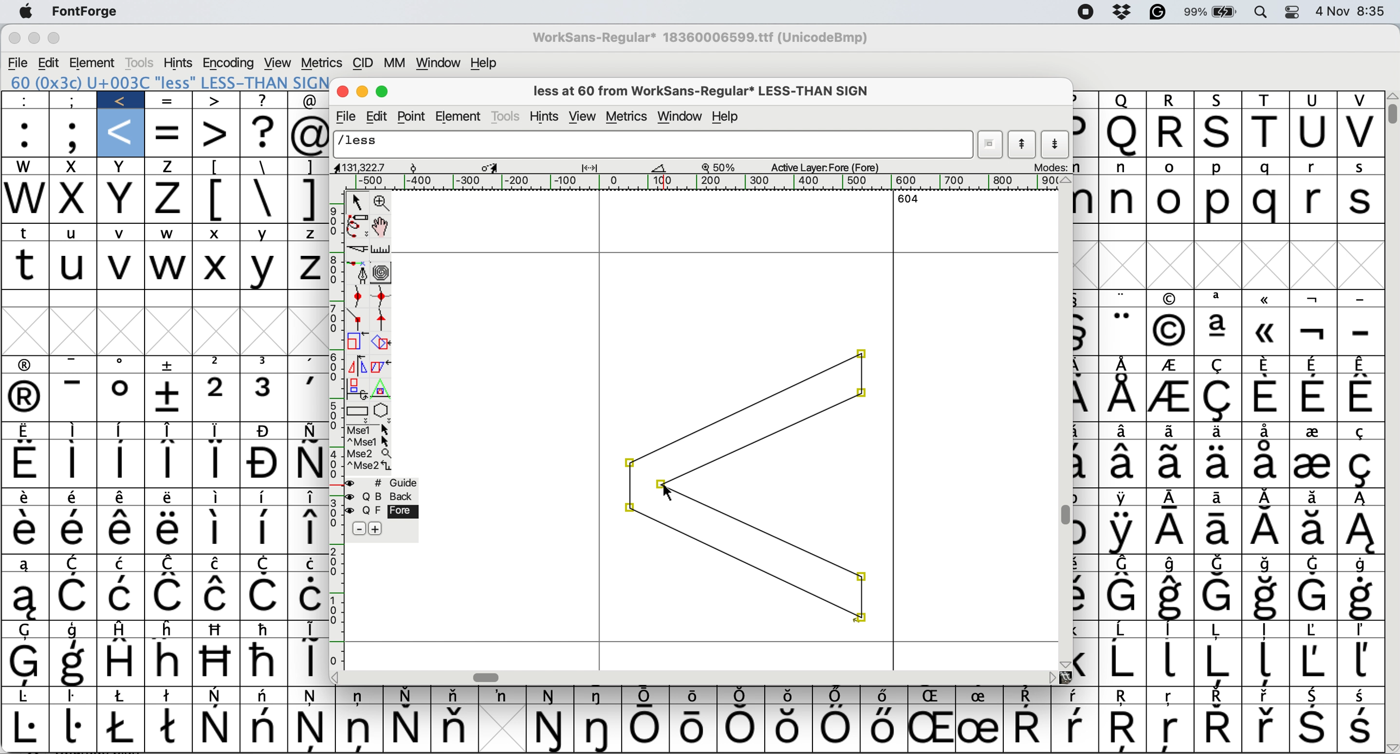  Describe the element at coordinates (385, 343) in the screenshot. I see `rotate the selection` at that location.